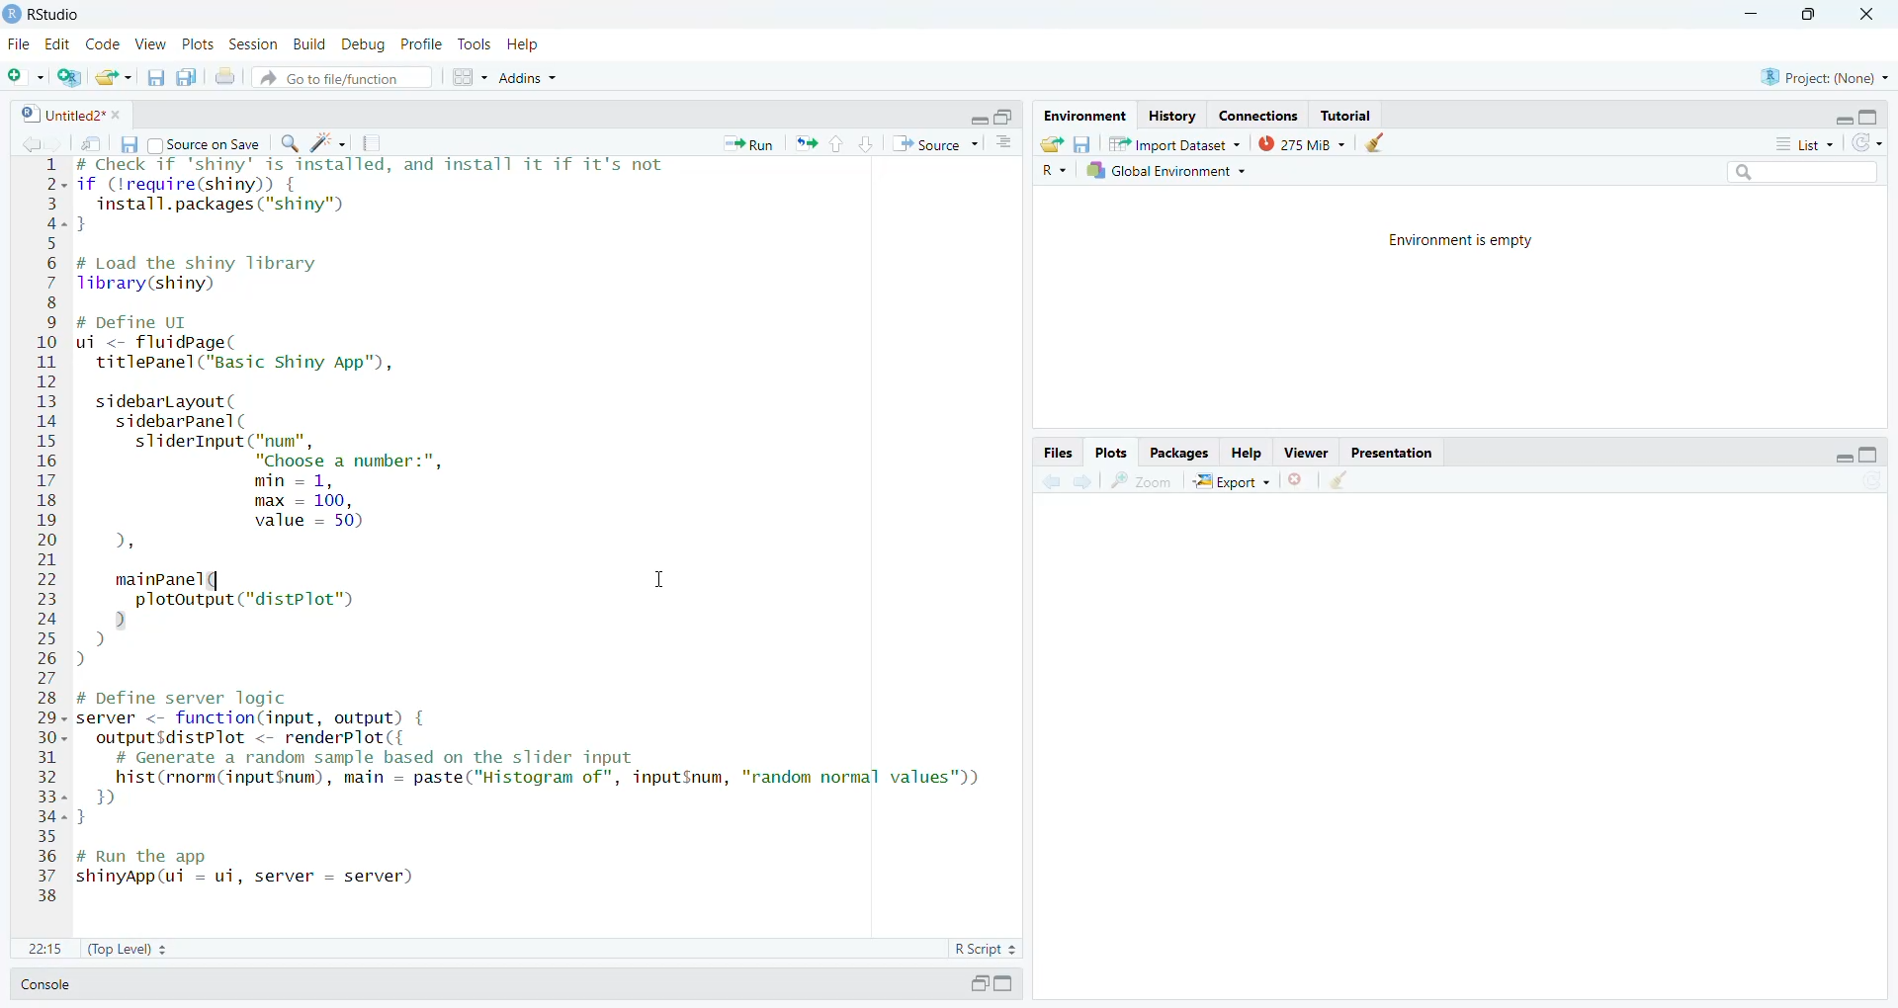 The height and width of the screenshot is (1008, 1898). I want to click on 22:15, so click(45, 949).